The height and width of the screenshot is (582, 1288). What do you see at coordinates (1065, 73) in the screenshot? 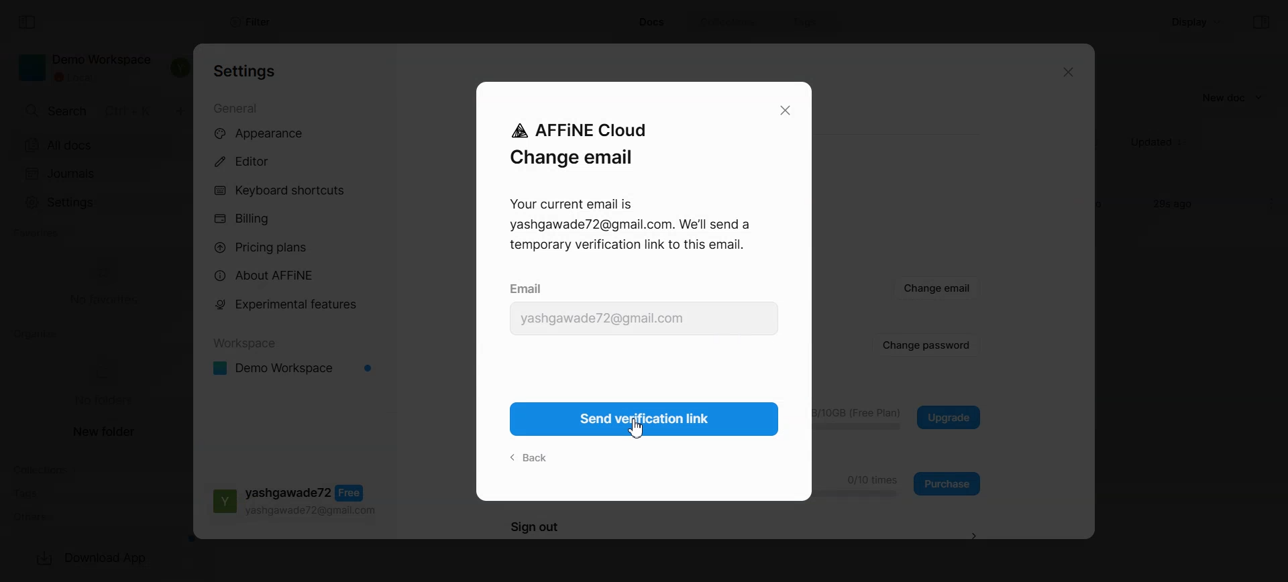
I see `Close` at bounding box center [1065, 73].